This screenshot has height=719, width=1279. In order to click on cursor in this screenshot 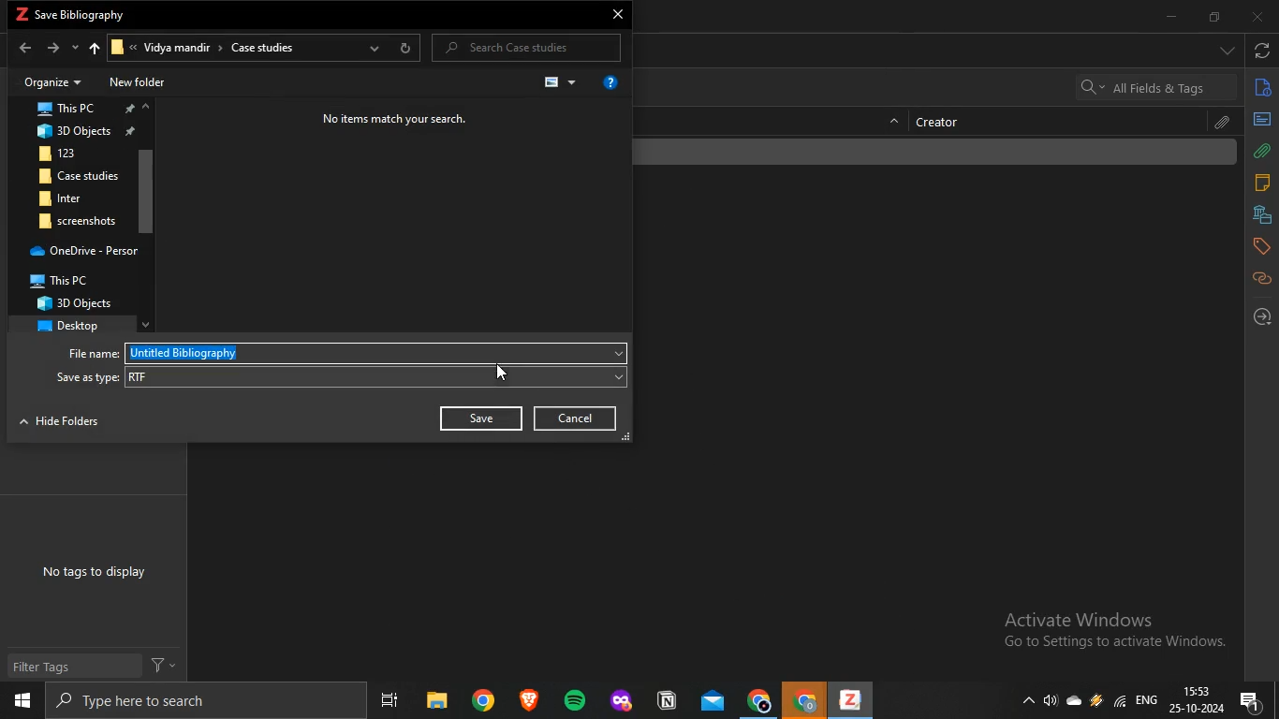, I will do `click(503, 371)`.